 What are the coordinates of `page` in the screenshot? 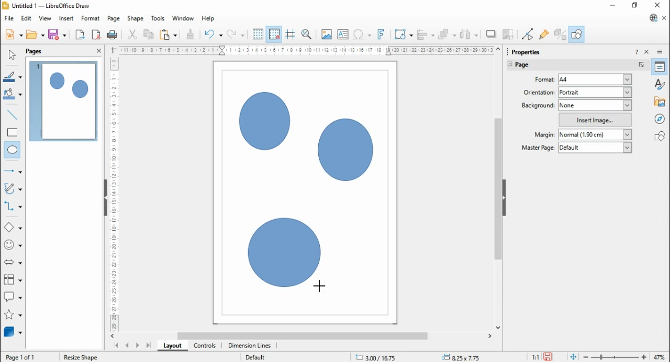 It's located at (114, 19).